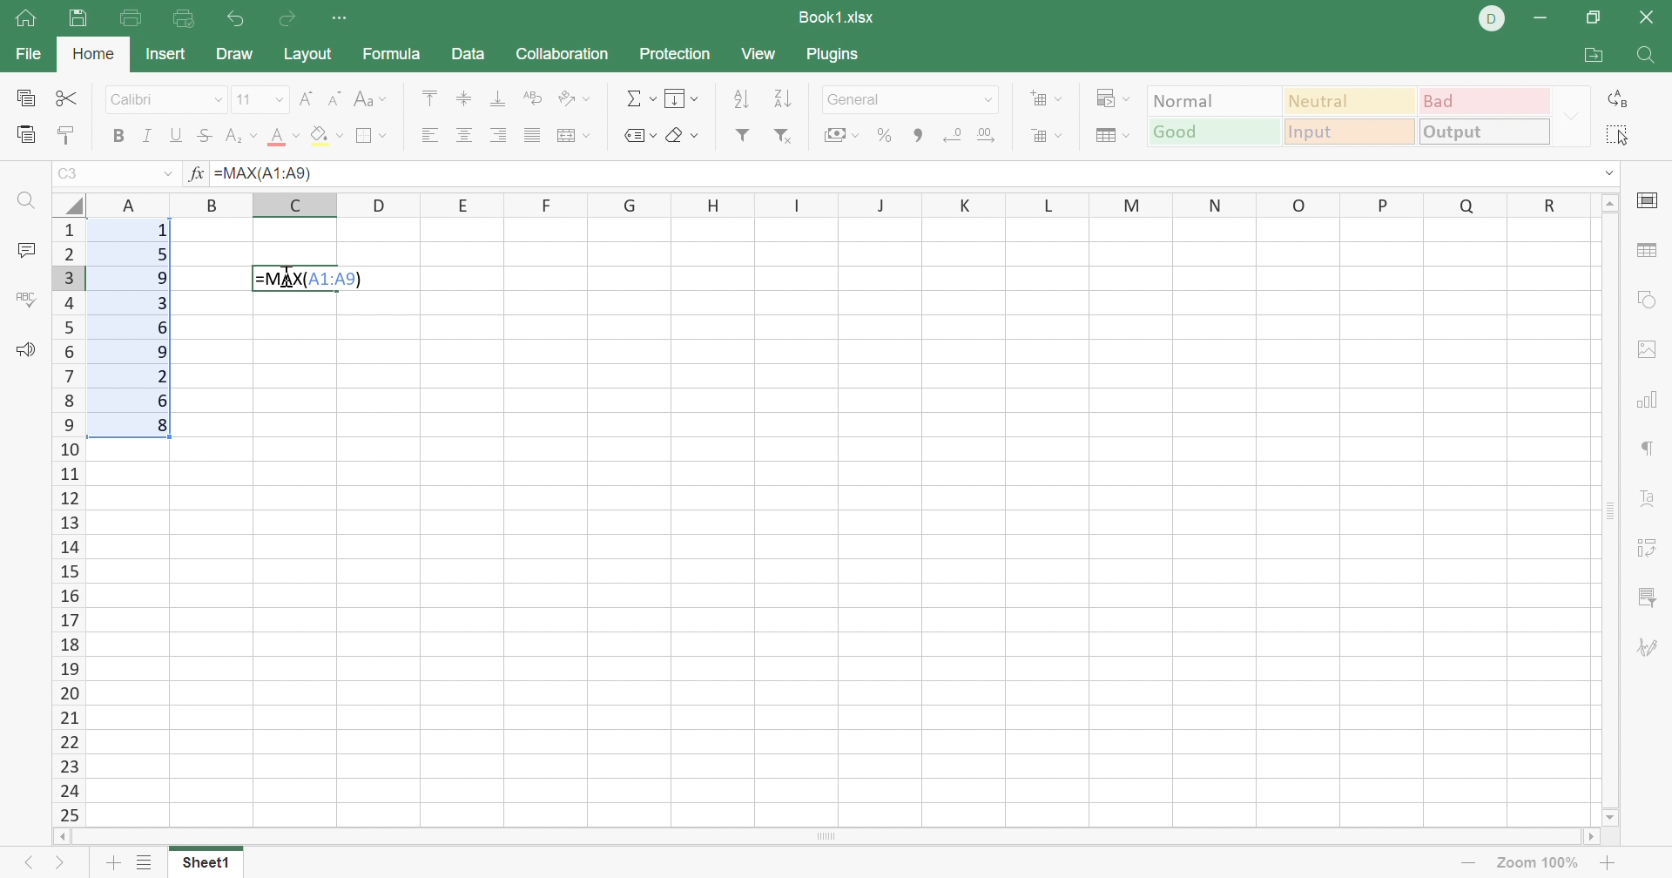 Image resolution: width=1672 pixels, height=878 pixels. Describe the element at coordinates (67, 133) in the screenshot. I see `Copy style` at that location.